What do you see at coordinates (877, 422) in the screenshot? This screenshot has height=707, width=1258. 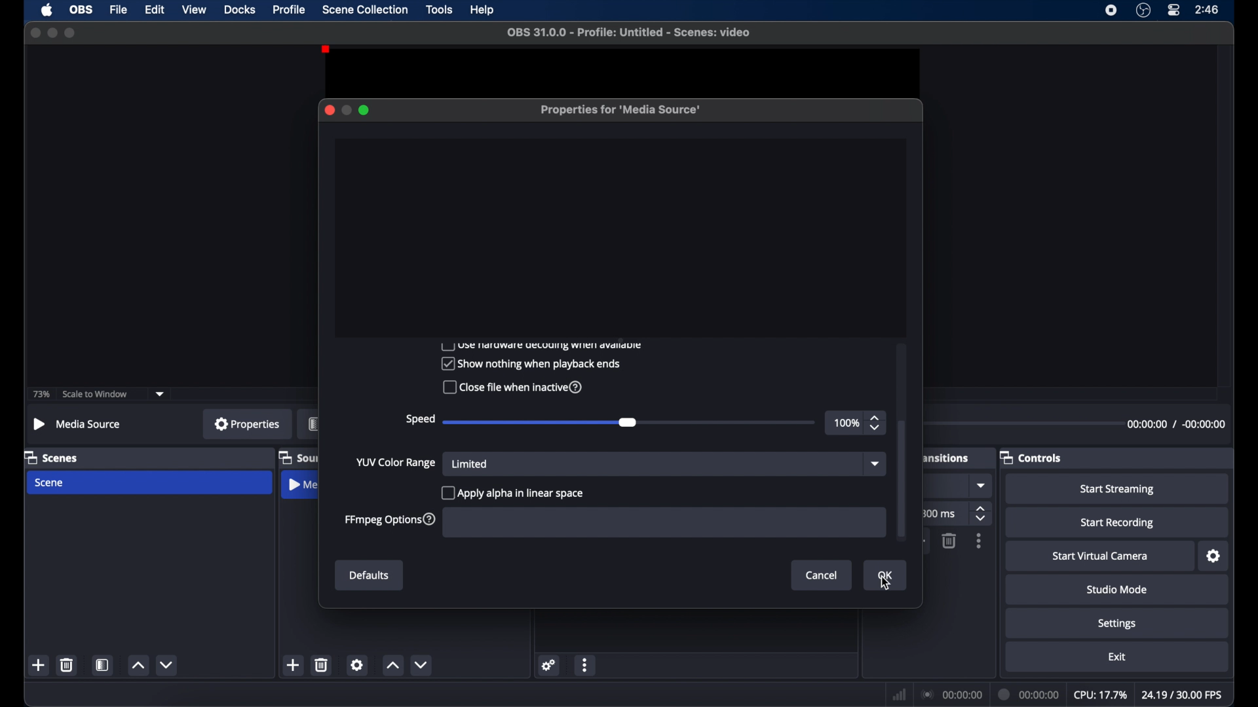 I see `stepper button` at bounding box center [877, 422].